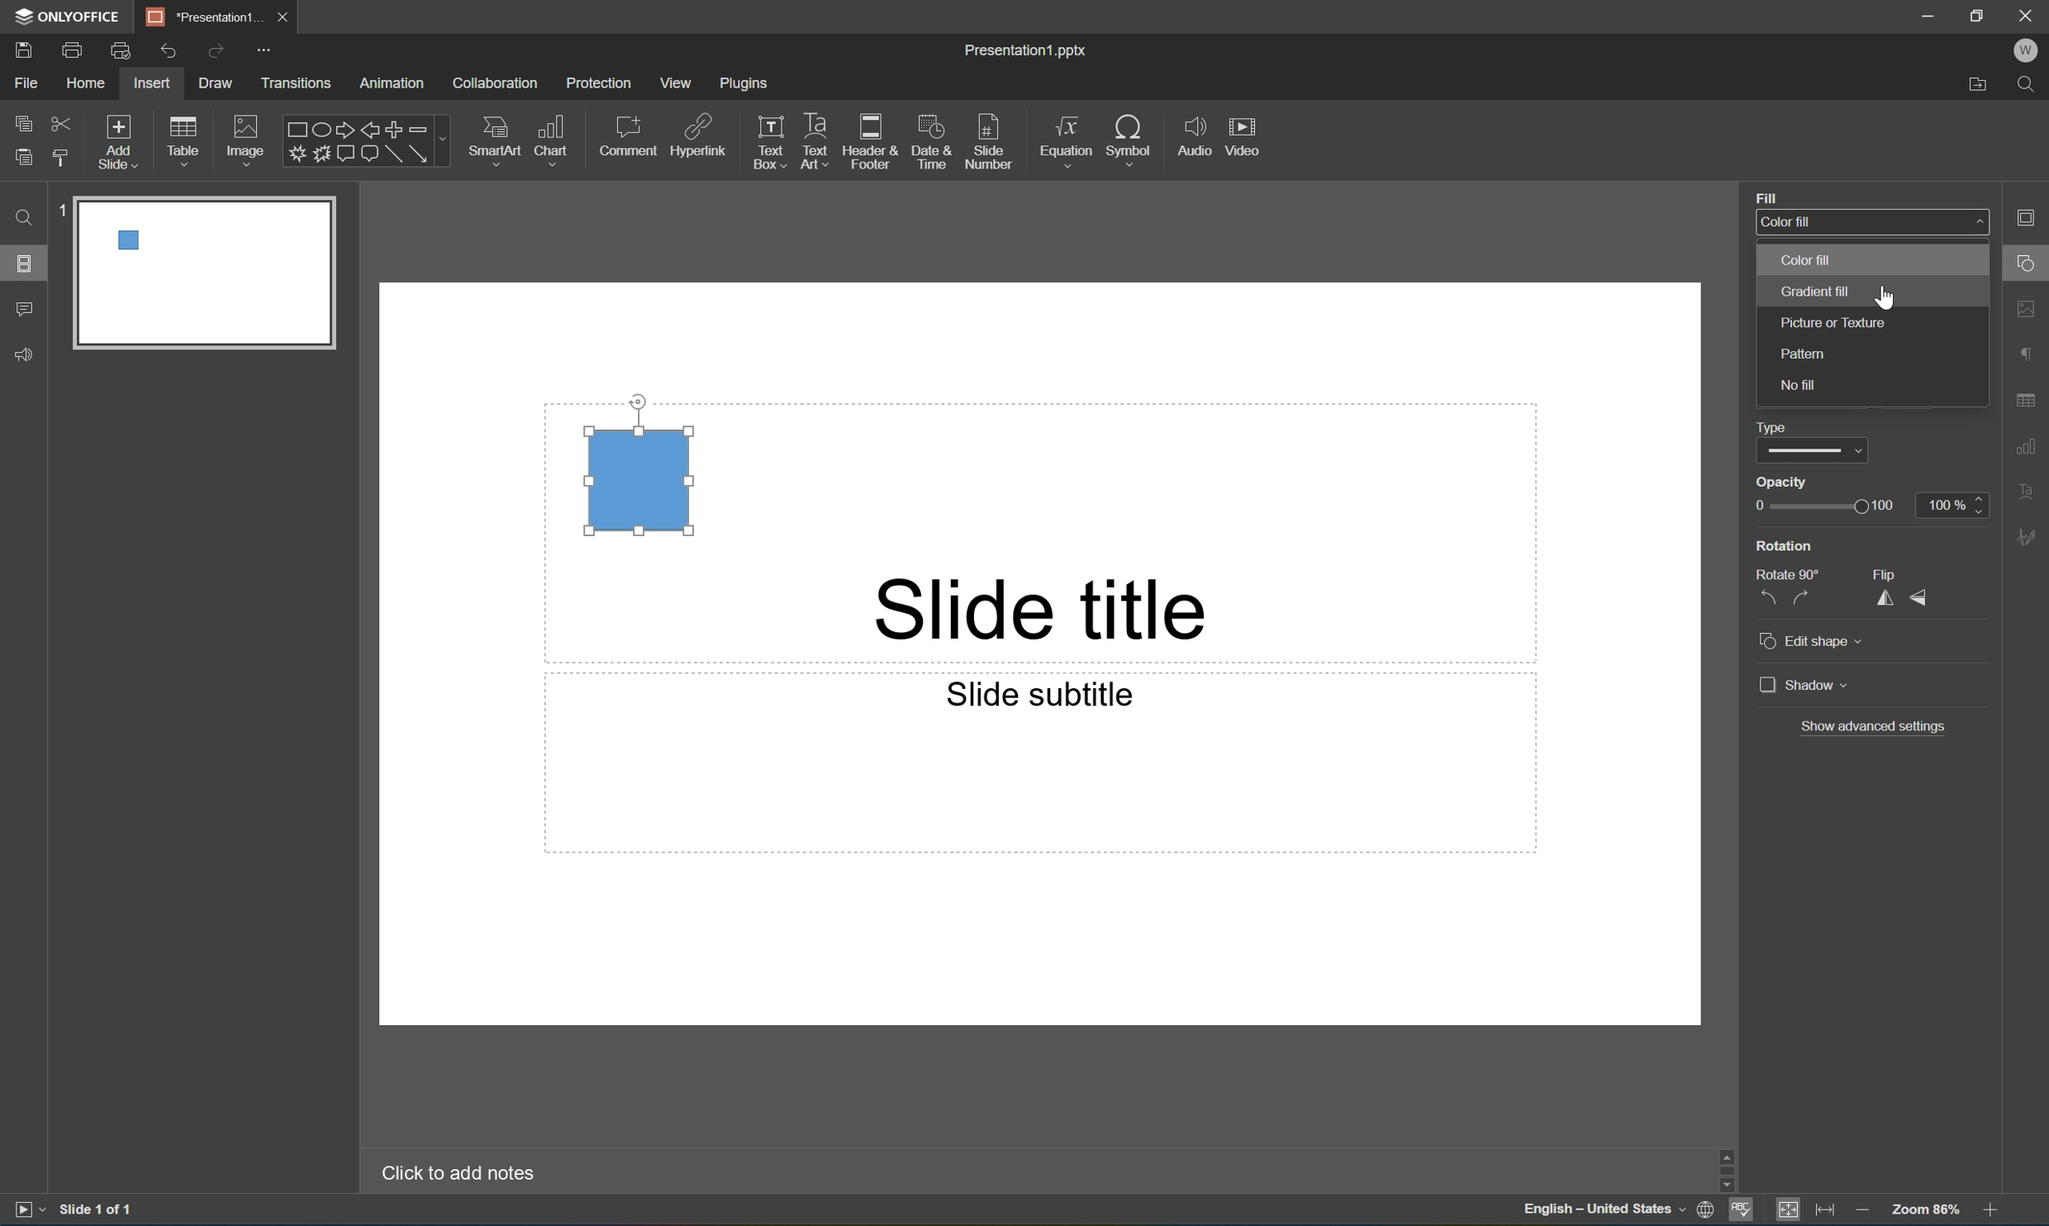 This screenshot has width=2049, height=1226. Describe the element at coordinates (22, 49) in the screenshot. I see `Save` at that location.